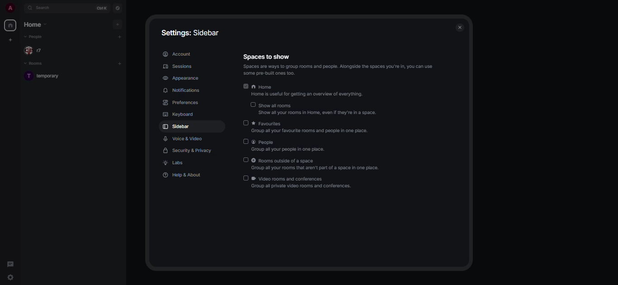 The image size is (618, 285). What do you see at coordinates (317, 168) in the screenshot?
I see `Group all your rooms that aren't part of a space in one place.` at bounding box center [317, 168].